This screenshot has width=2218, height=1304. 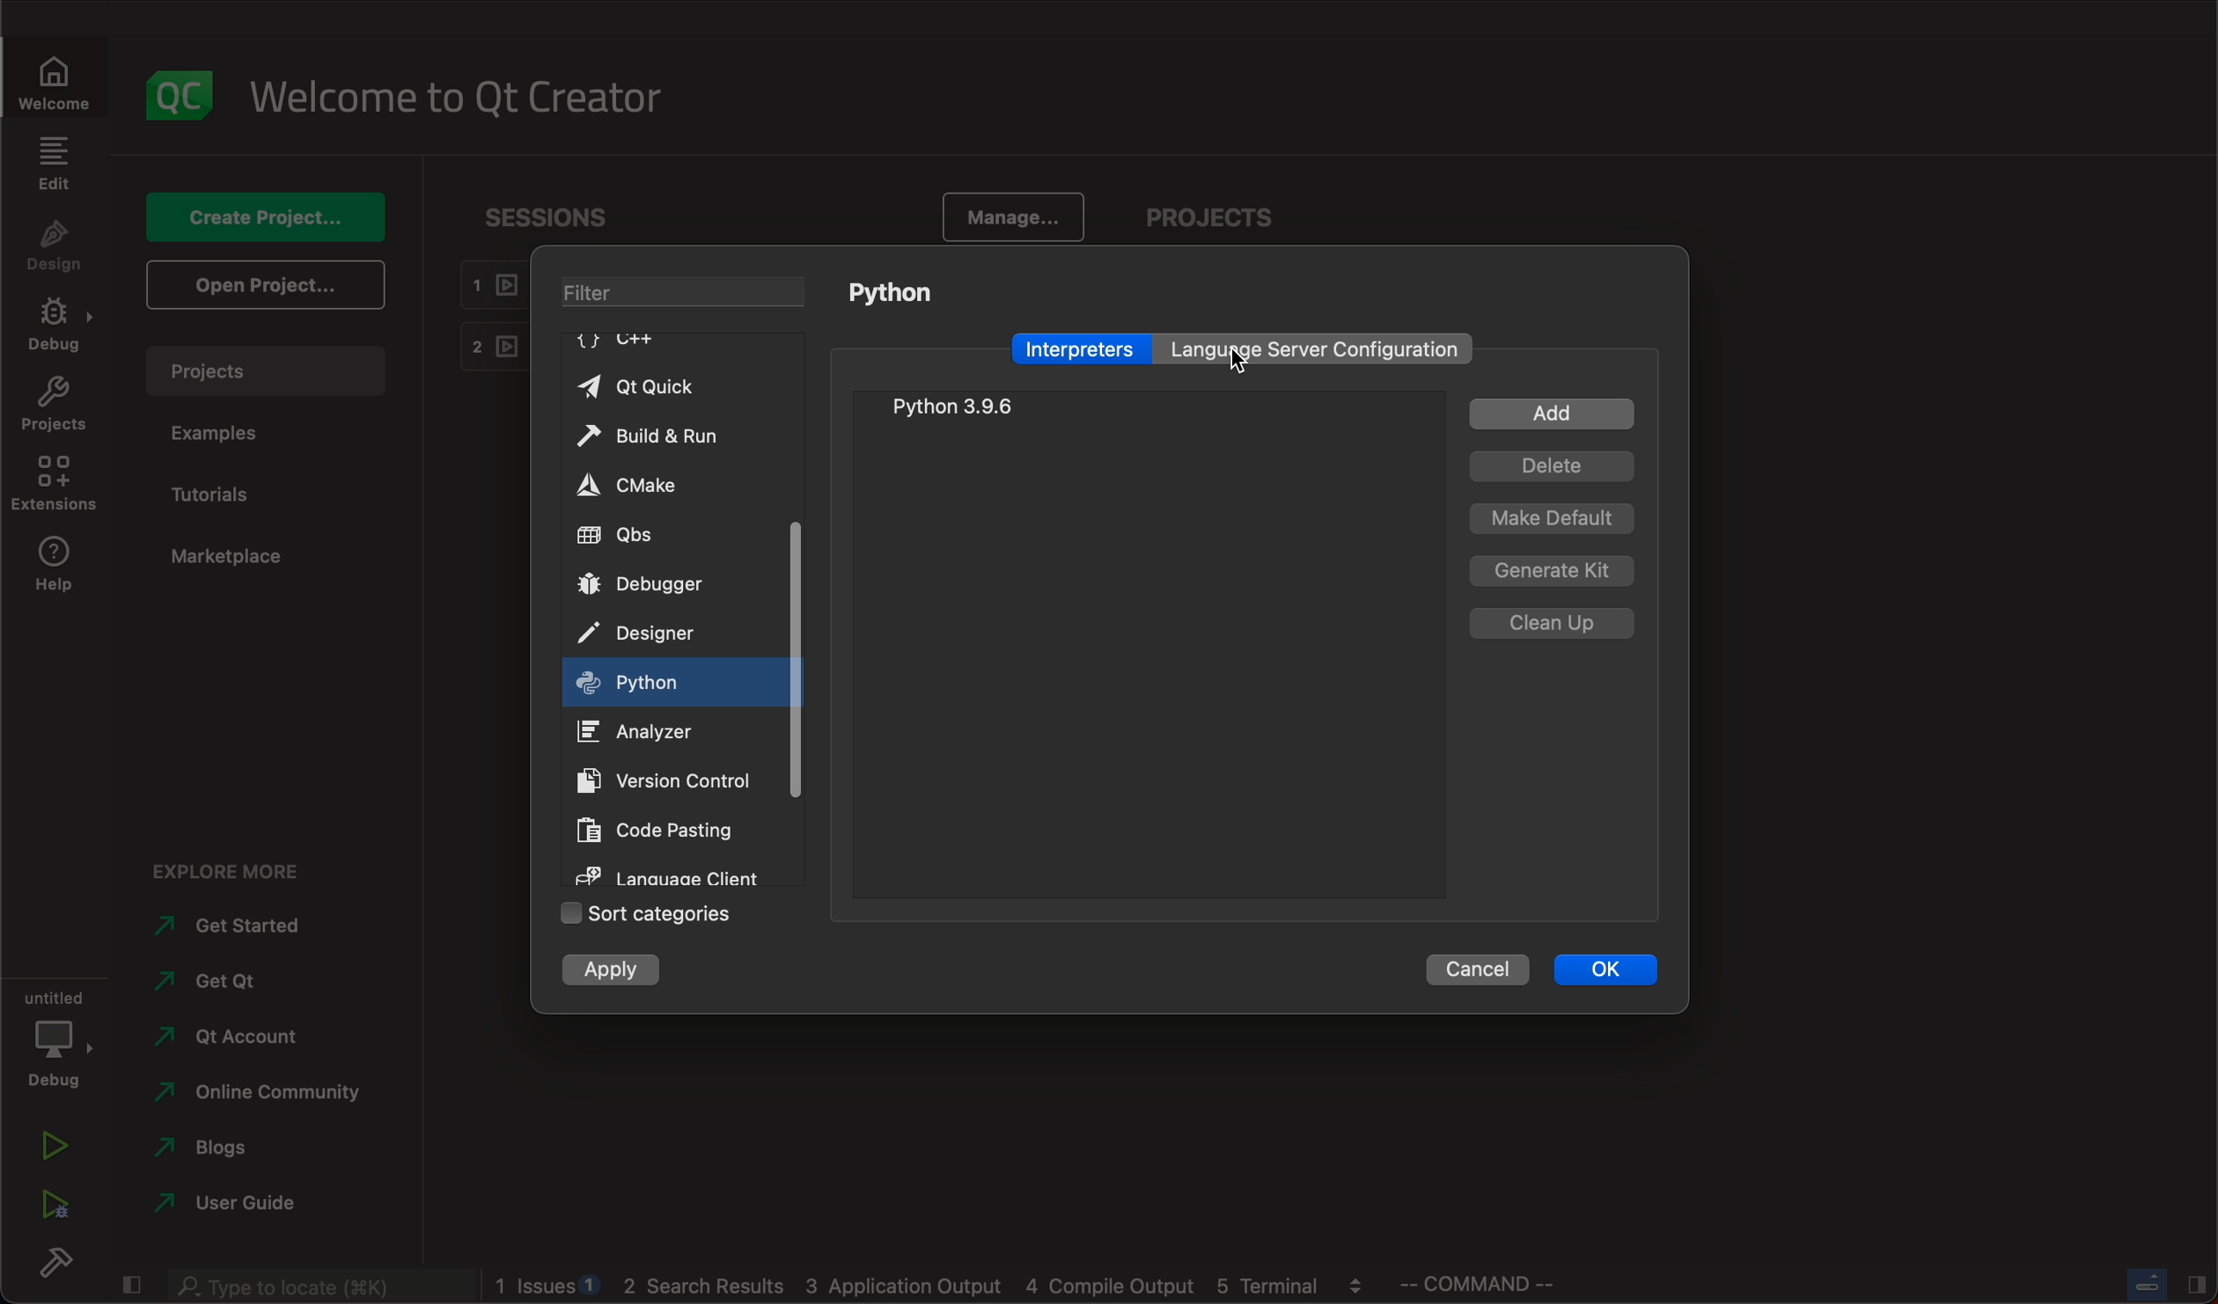 I want to click on blogs, so click(x=219, y=1146).